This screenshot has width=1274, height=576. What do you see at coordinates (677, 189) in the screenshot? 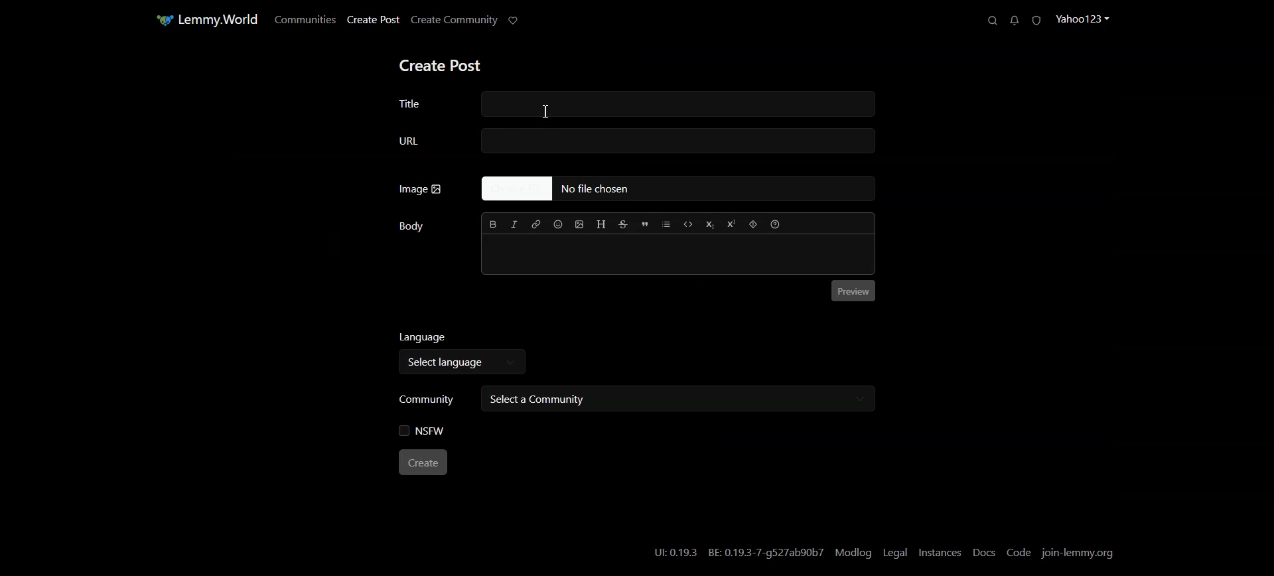
I see `No file Chosen` at bounding box center [677, 189].